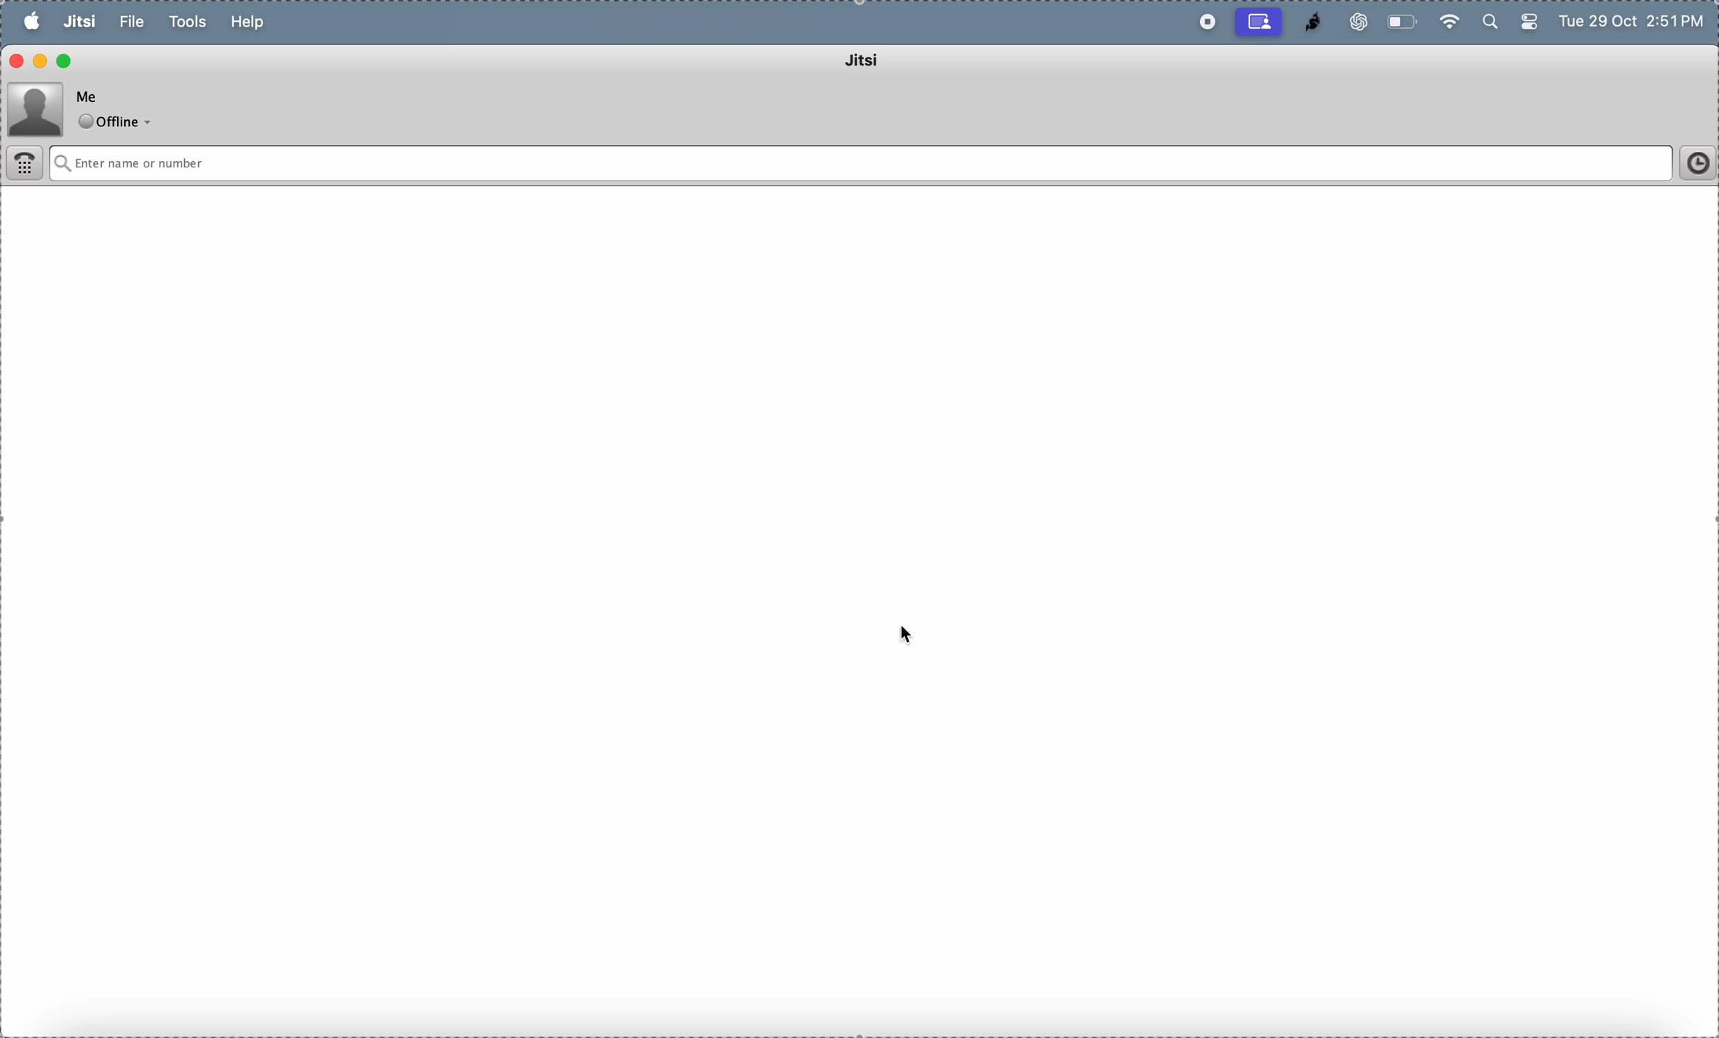  I want to click on record, so click(1203, 22).